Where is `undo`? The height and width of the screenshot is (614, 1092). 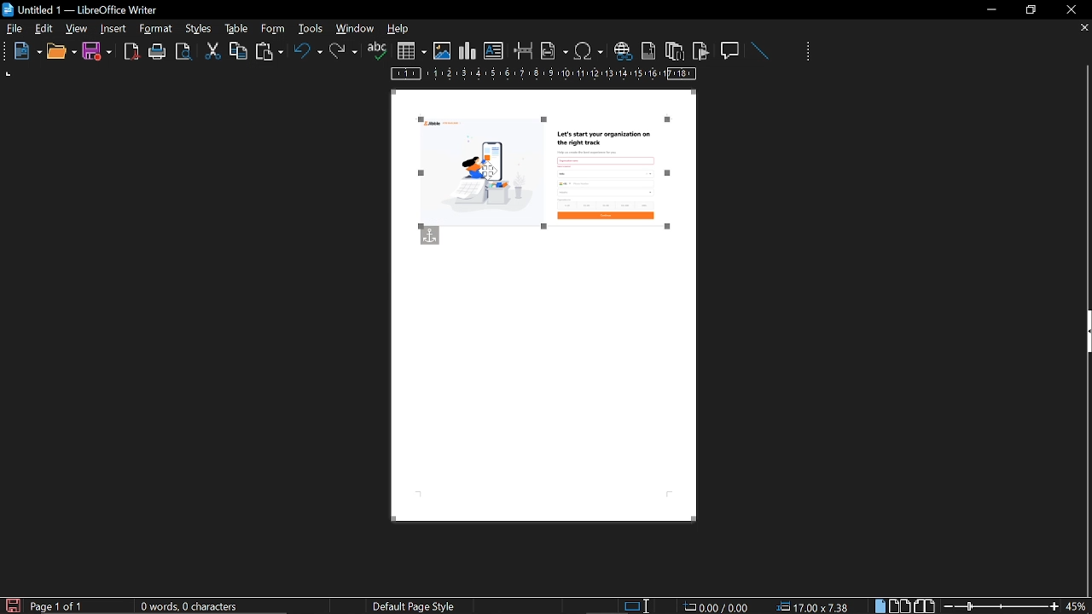
undo is located at coordinates (308, 54).